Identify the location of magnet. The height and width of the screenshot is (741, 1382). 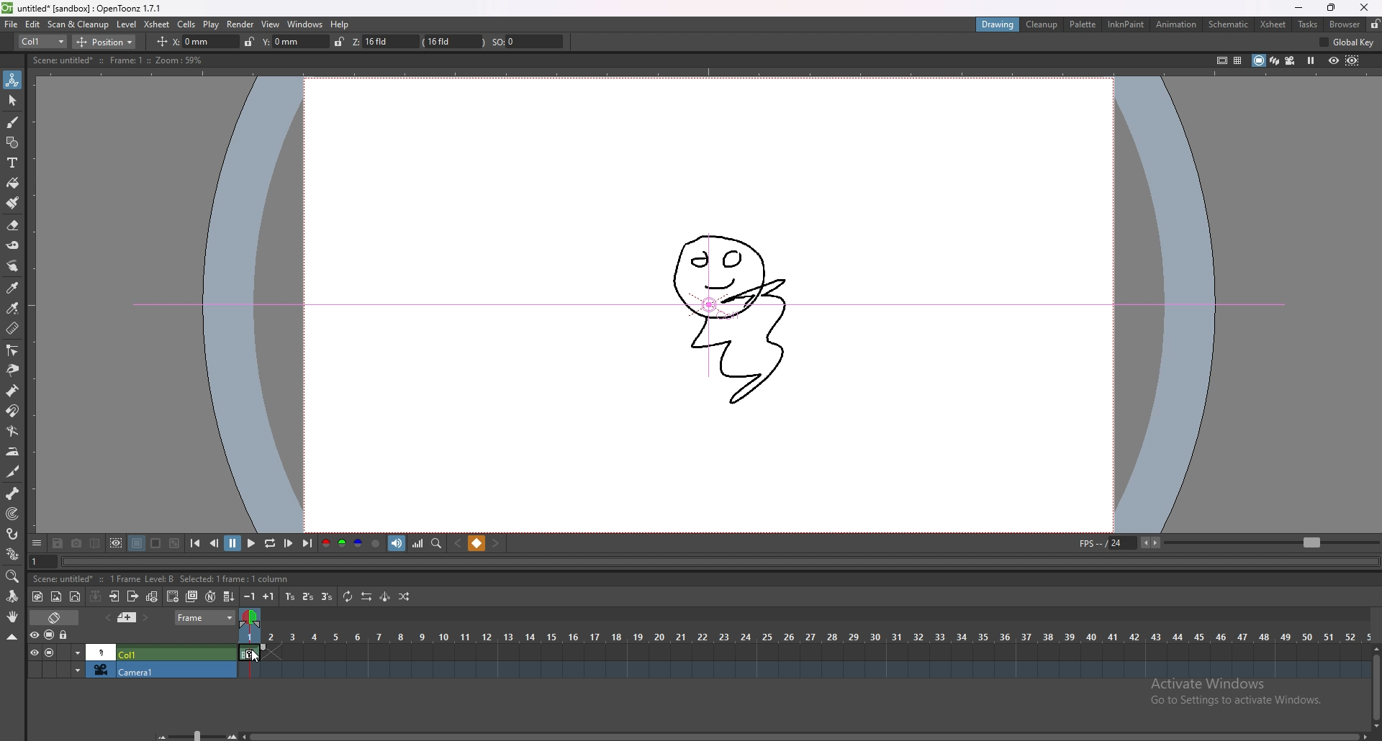
(12, 412).